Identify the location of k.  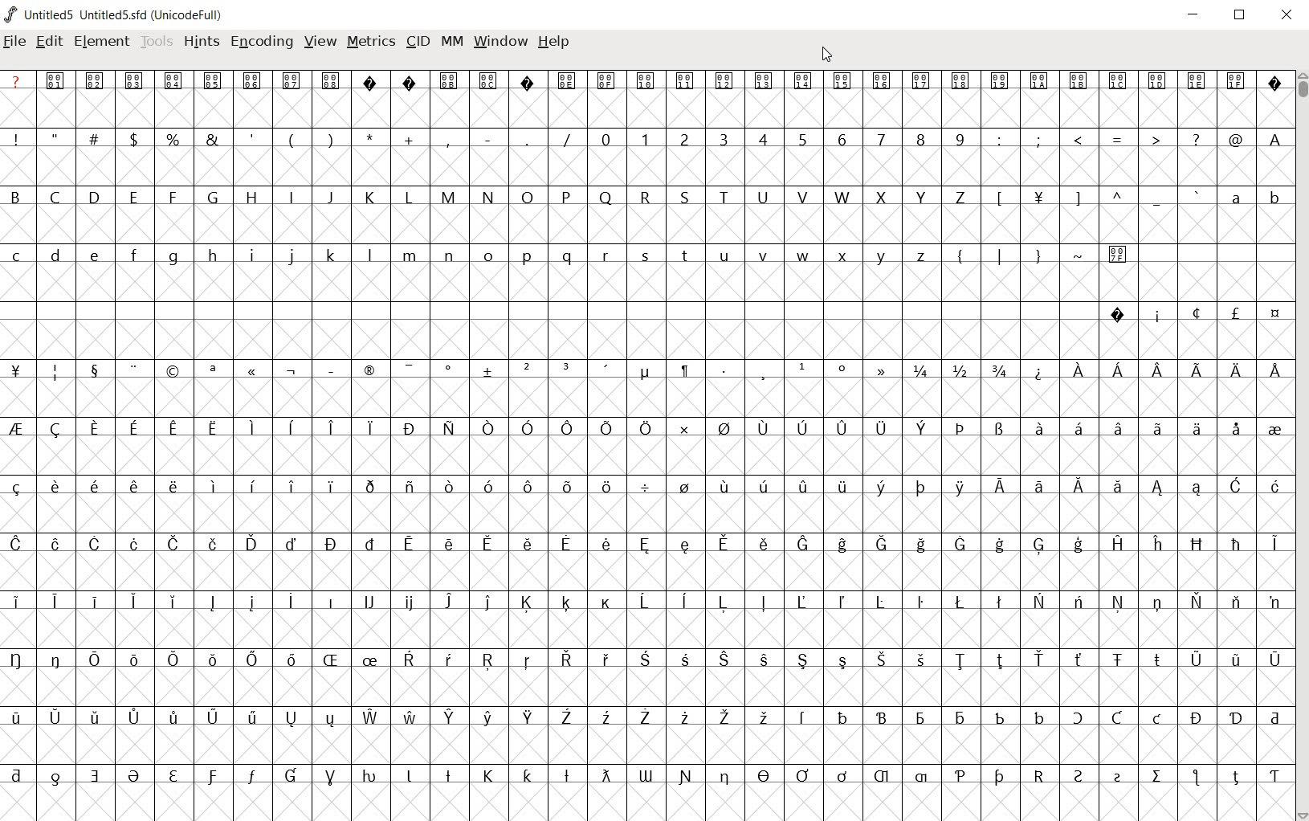
(330, 255).